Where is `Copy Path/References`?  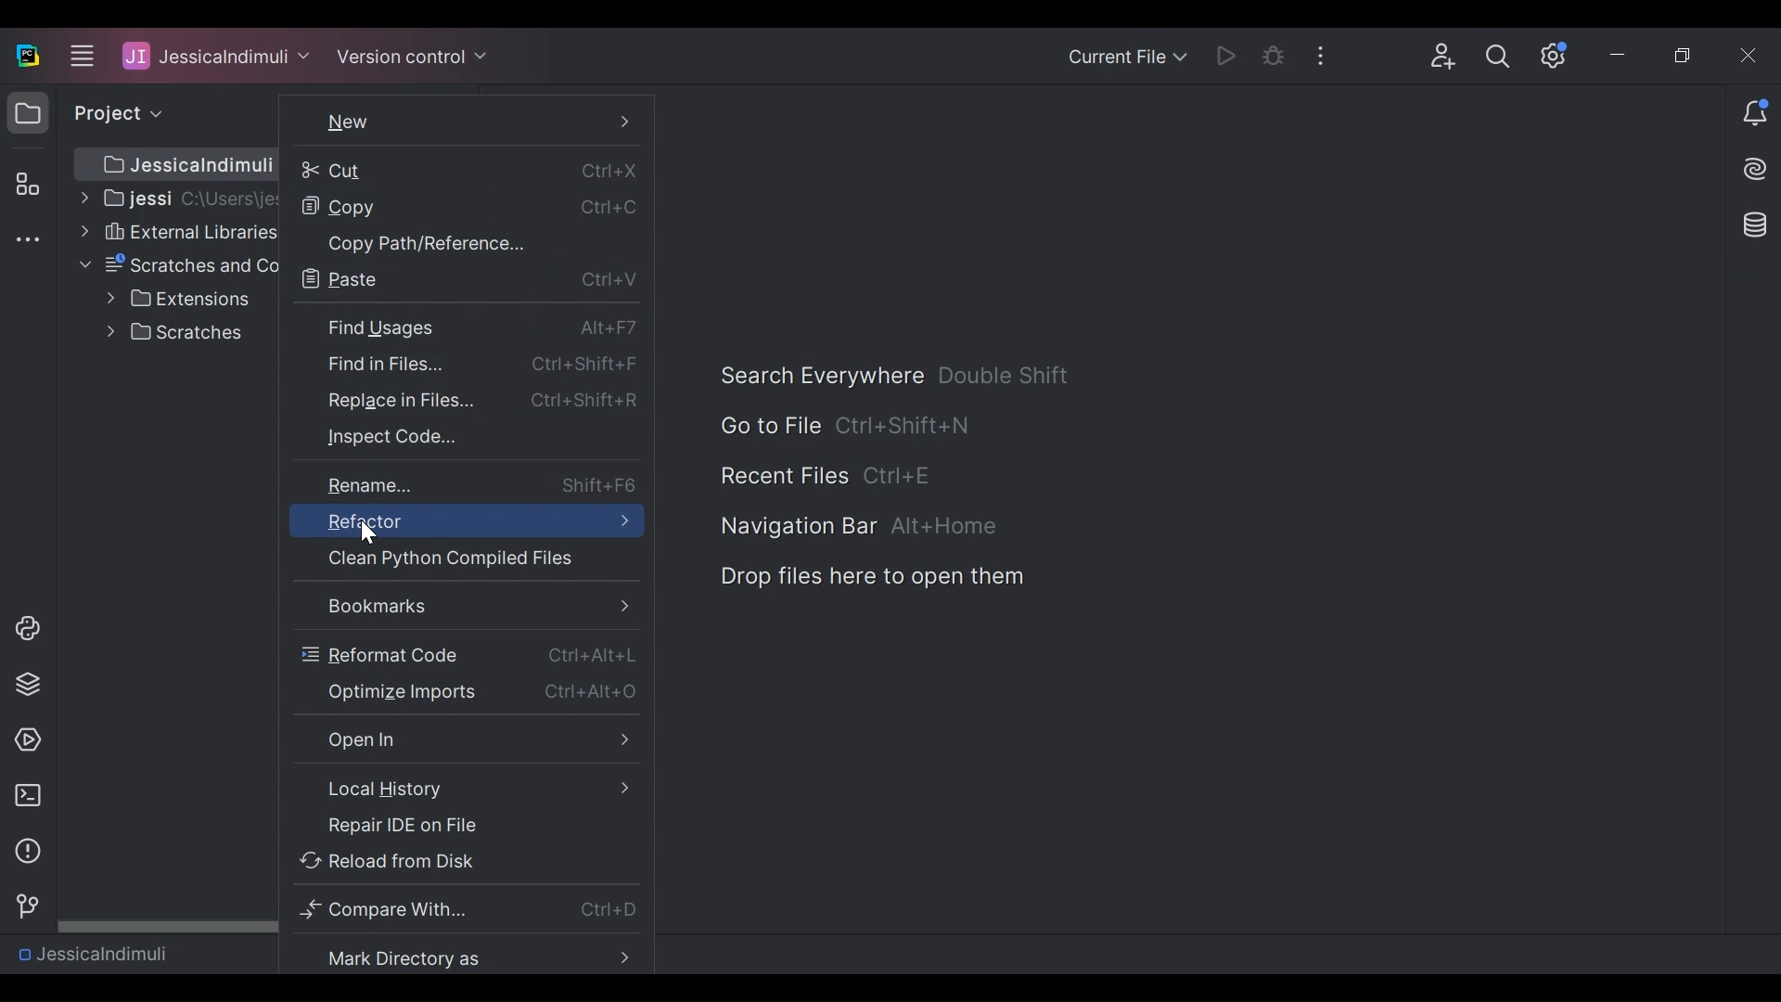 Copy Path/References is located at coordinates (464, 244).